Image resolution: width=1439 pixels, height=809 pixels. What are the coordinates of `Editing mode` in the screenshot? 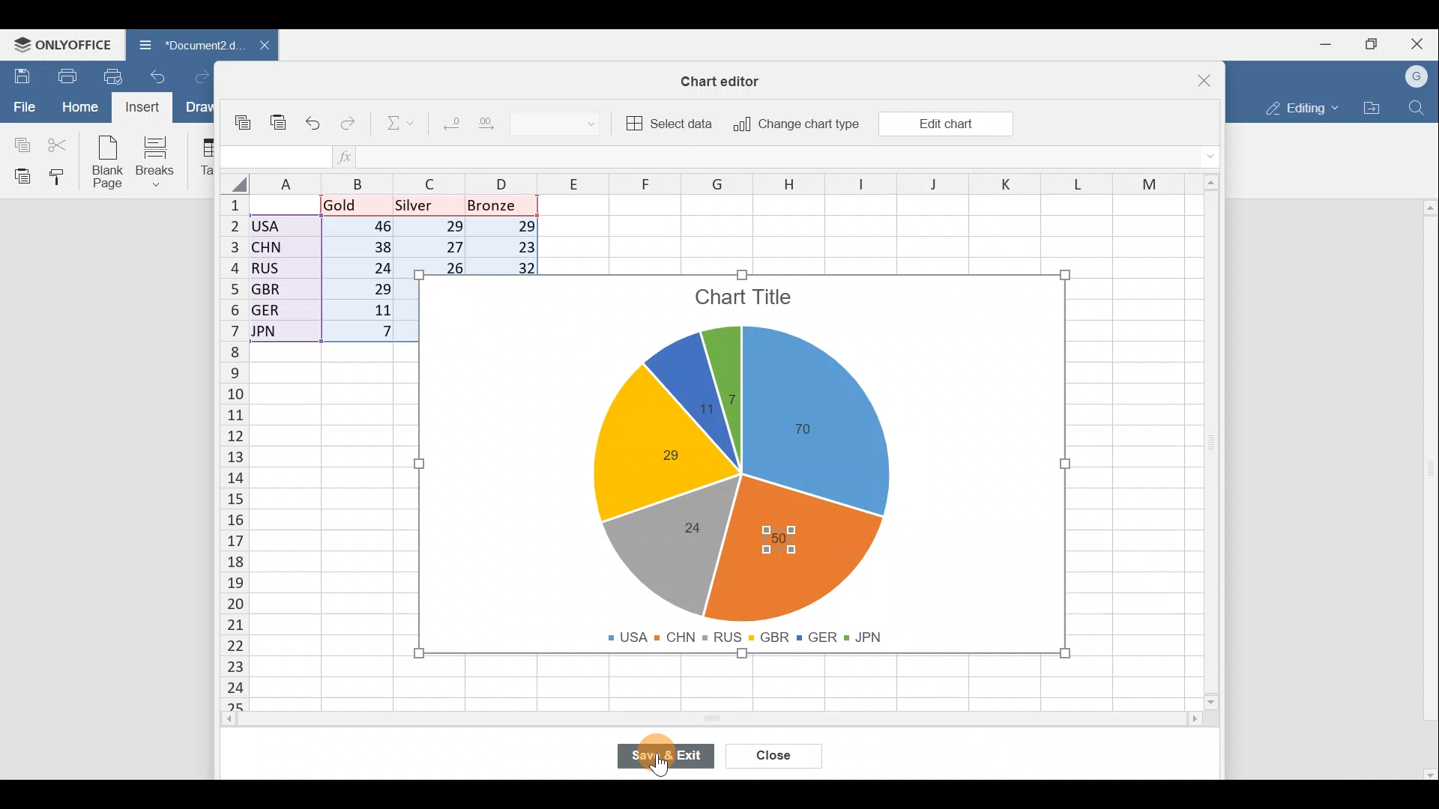 It's located at (1300, 105).